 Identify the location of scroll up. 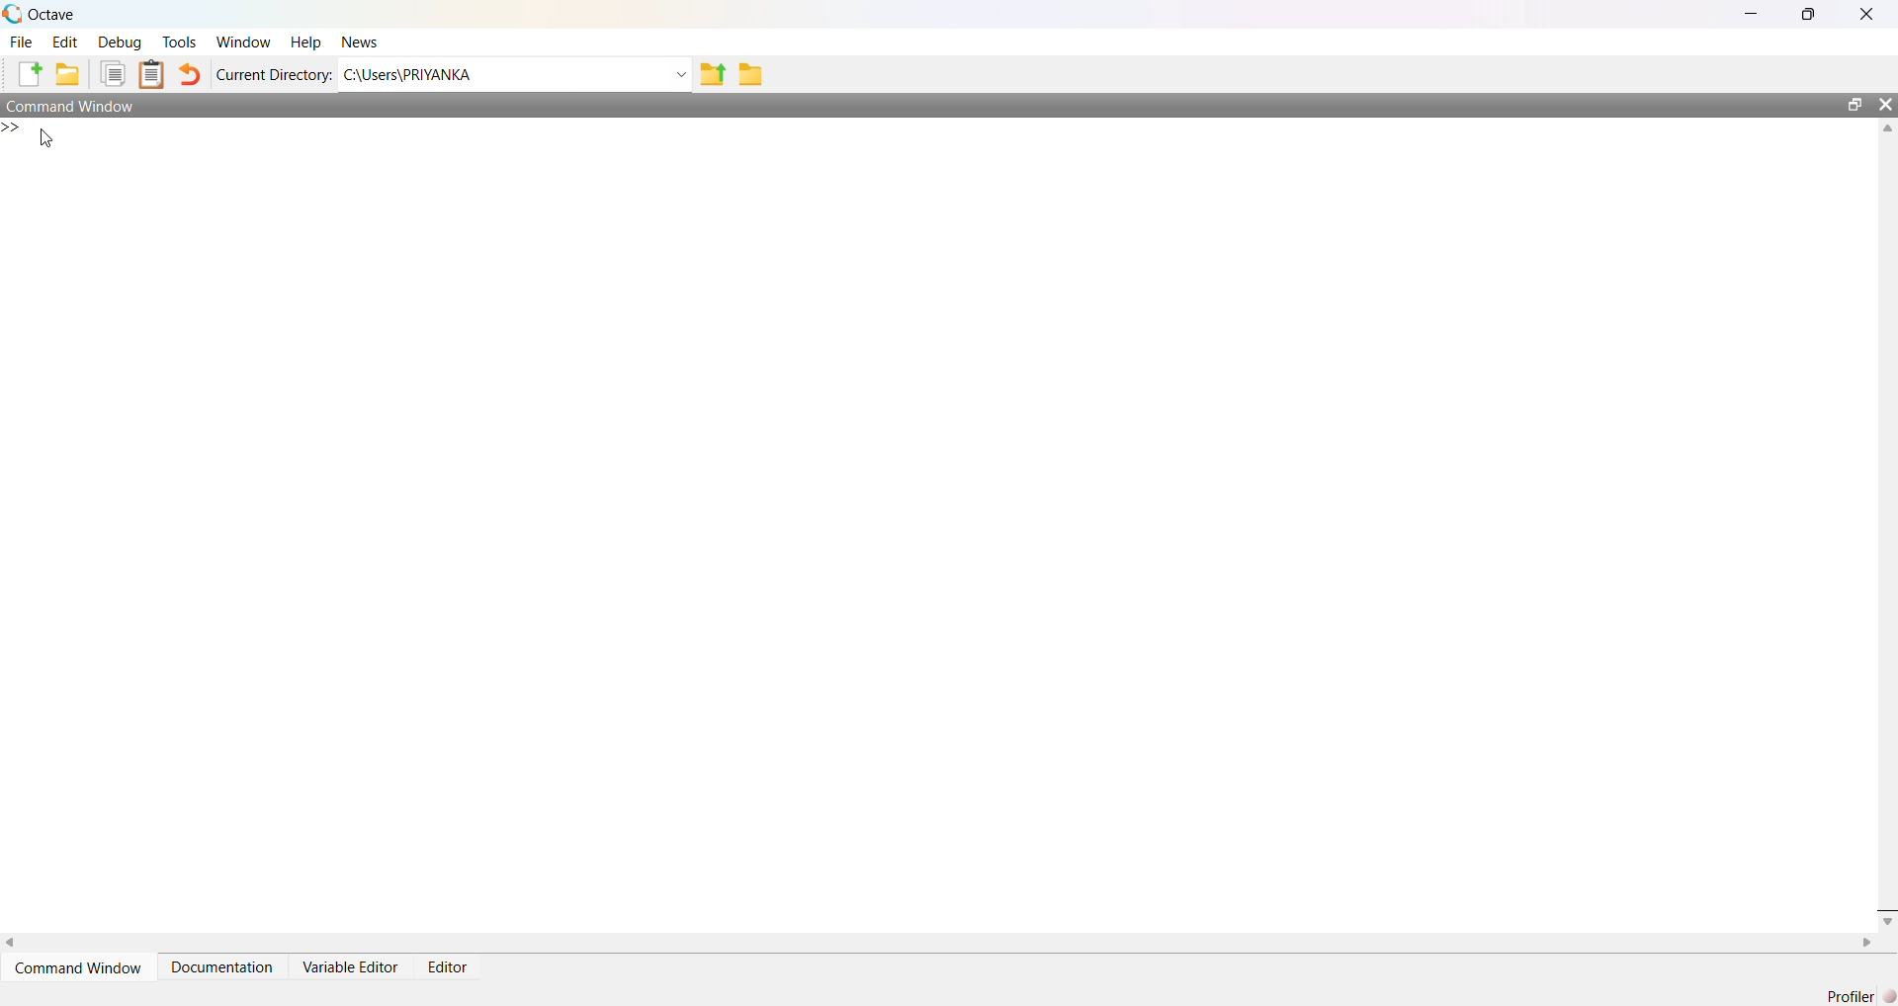
(1885, 128).